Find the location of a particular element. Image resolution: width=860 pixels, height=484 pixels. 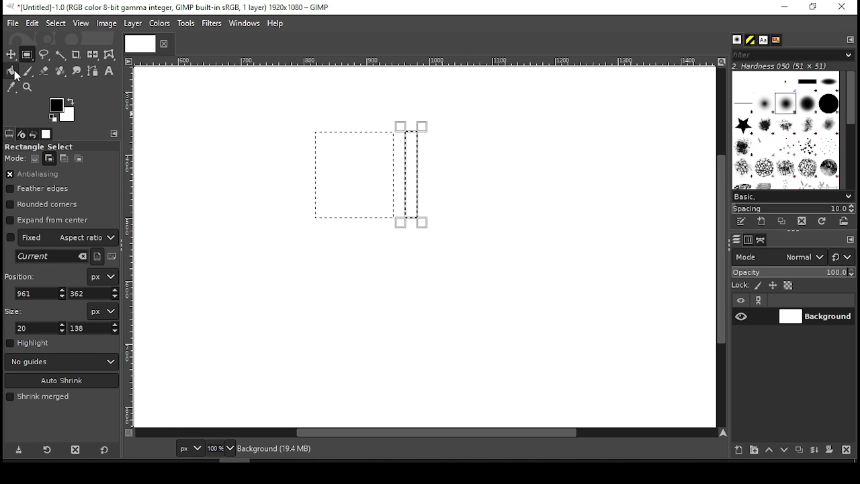

scroll bar is located at coordinates (850, 129).